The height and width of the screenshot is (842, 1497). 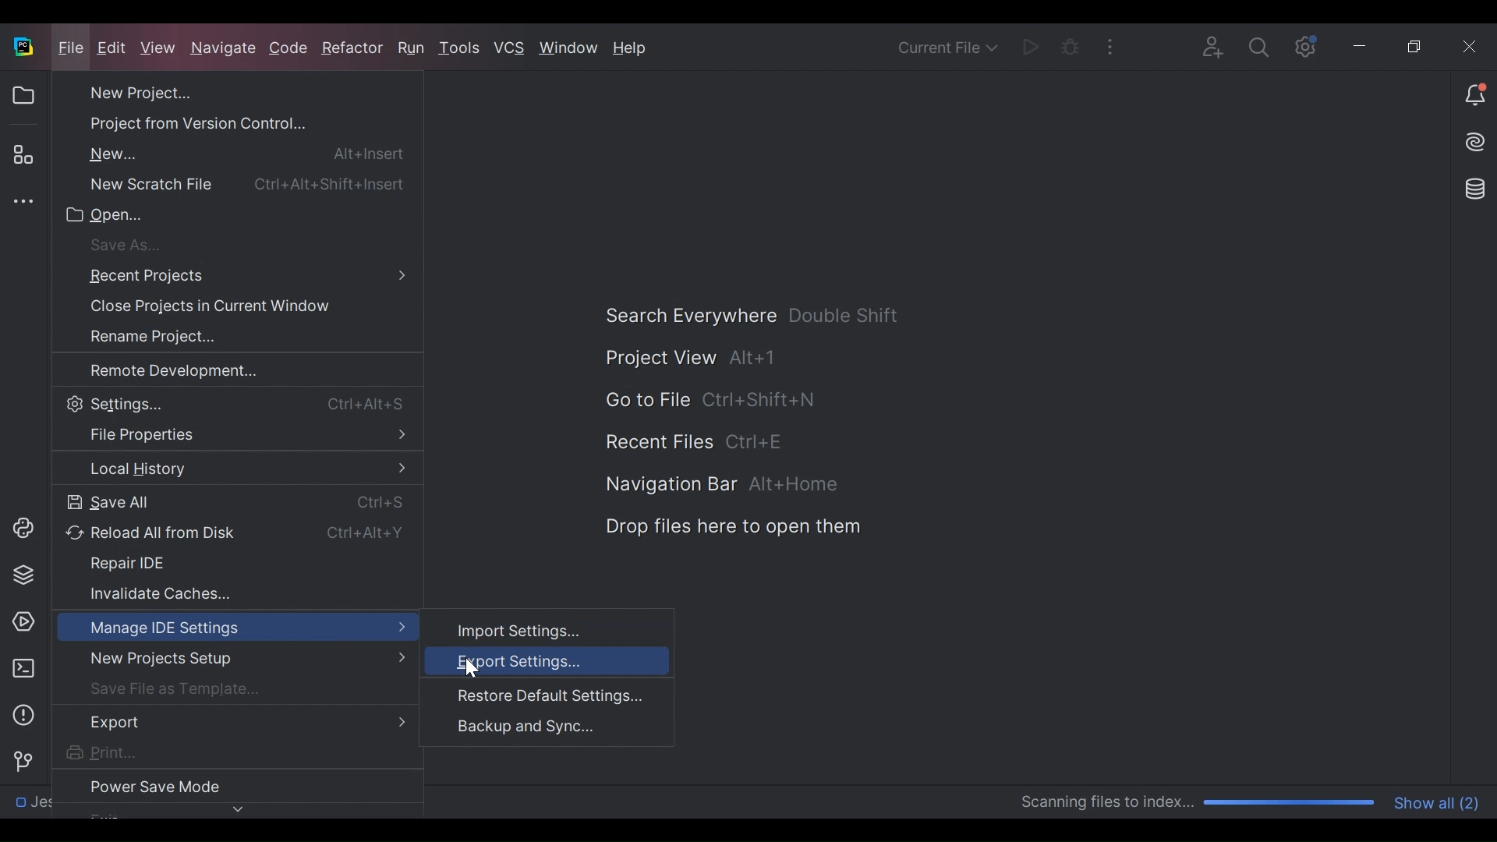 I want to click on File Properties, so click(x=230, y=433).